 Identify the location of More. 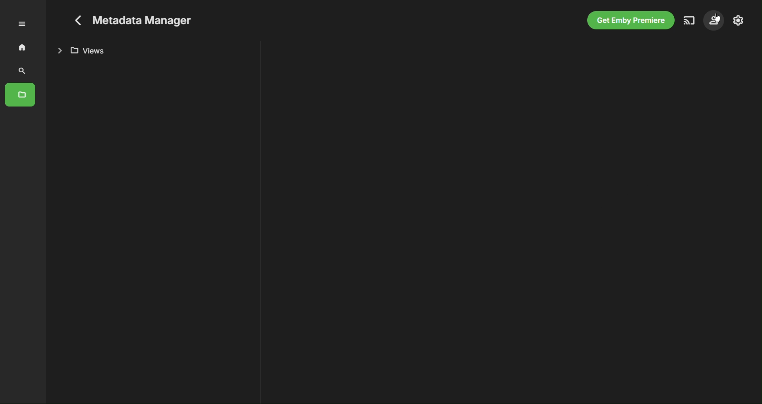
(27, 23).